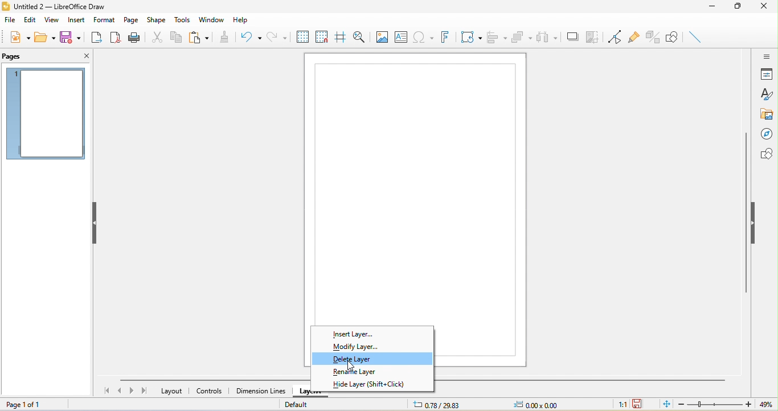  What do you see at coordinates (572, 37) in the screenshot?
I see `shadow` at bounding box center [572, 37].